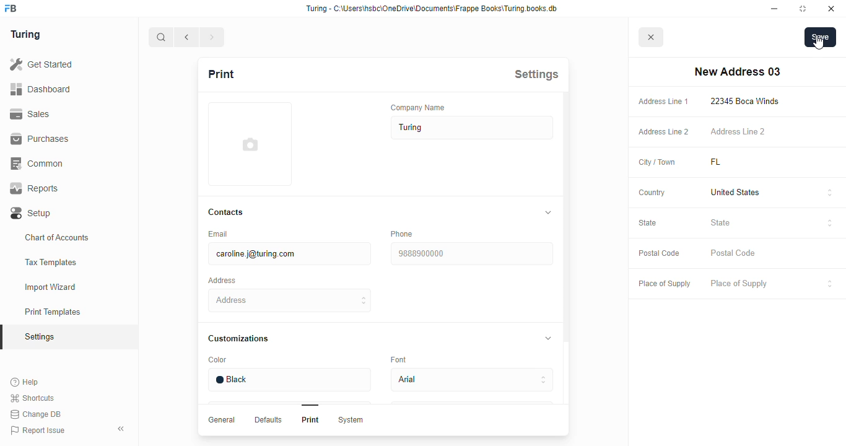  What do you see at coordinates (350, 420) in the screenshot?
I see `System` at bounding box center [350, 420].